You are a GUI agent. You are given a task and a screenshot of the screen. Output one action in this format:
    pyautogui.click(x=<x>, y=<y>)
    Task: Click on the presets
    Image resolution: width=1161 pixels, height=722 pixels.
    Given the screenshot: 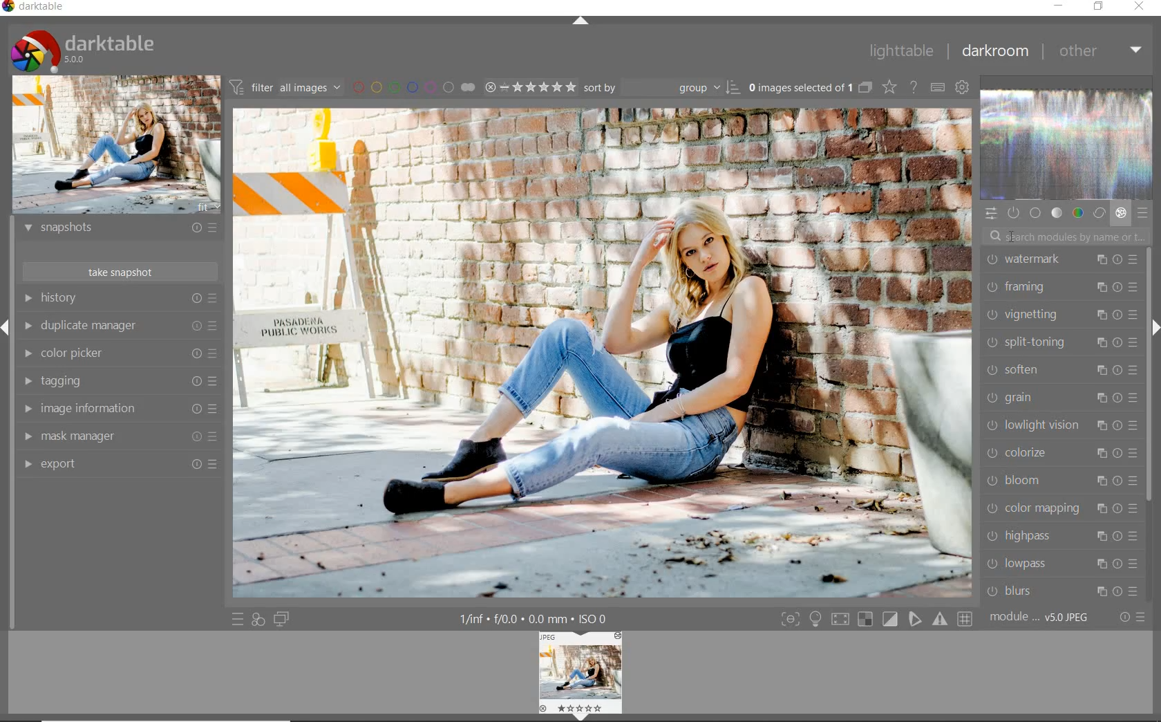 What is the action you would take?
    pyautogui.click(x=1144, y=214)
    